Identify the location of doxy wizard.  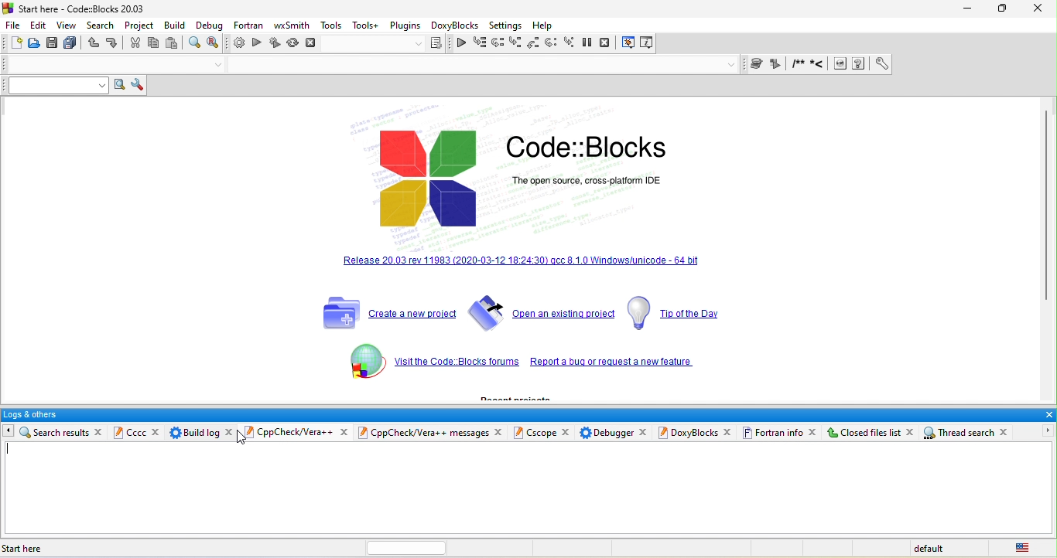
(758, 63).